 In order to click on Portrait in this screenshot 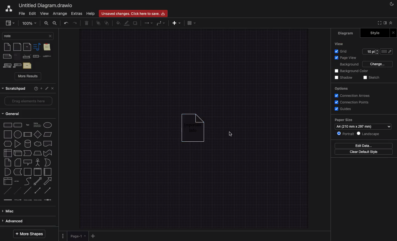, I will do `click(345, 134)`.